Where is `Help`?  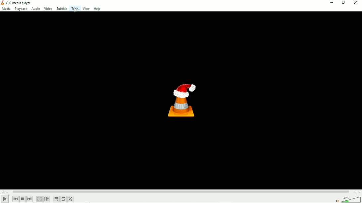
Help is located at coordinates (98, 9).